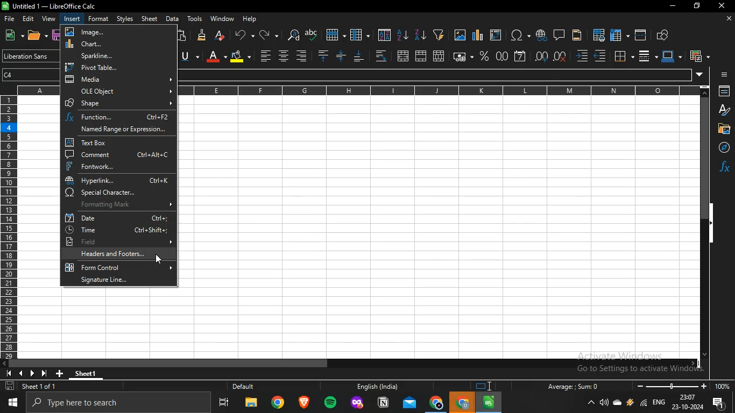  What do you see at coordinates (30, 373) in the screenshot?
I see `icon` at bounding box center [30, 373].